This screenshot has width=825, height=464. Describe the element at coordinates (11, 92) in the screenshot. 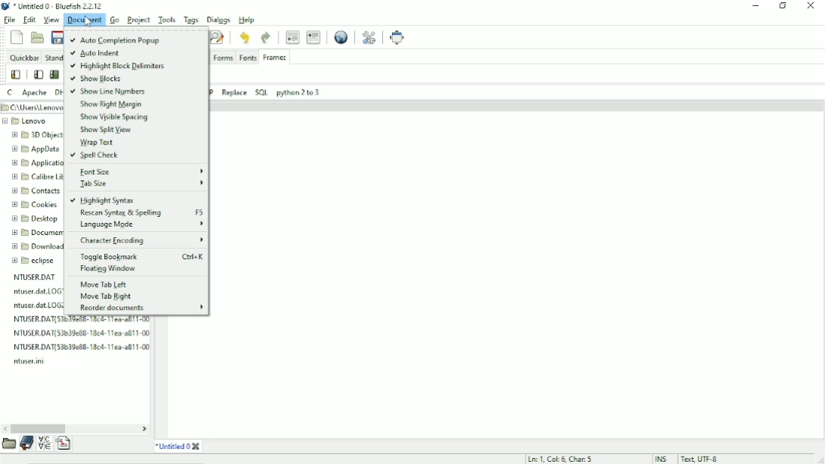

I see `C` at that location.